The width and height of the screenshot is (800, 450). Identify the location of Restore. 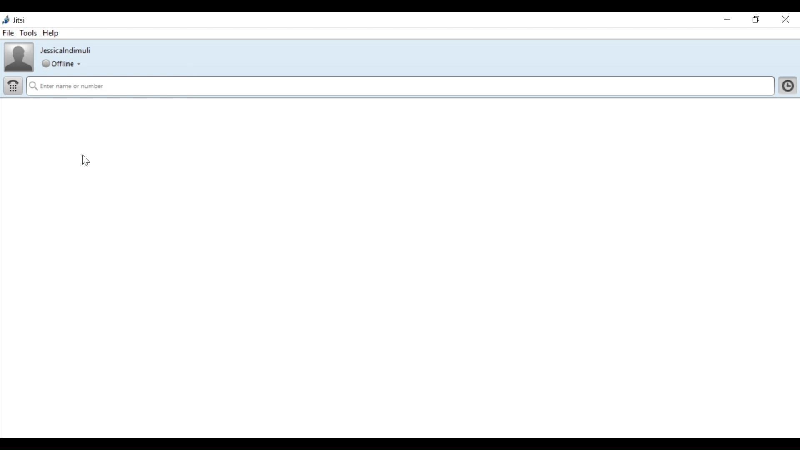
(755, 20).